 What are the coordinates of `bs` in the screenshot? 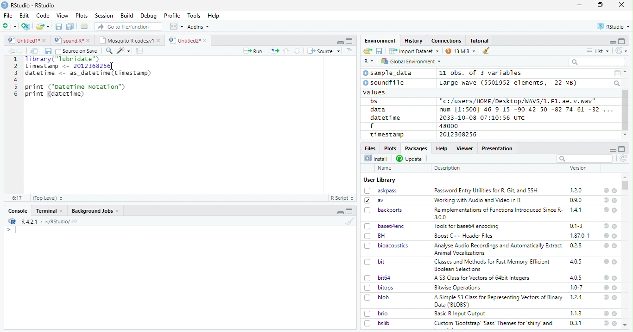 It's located at (374, 101).